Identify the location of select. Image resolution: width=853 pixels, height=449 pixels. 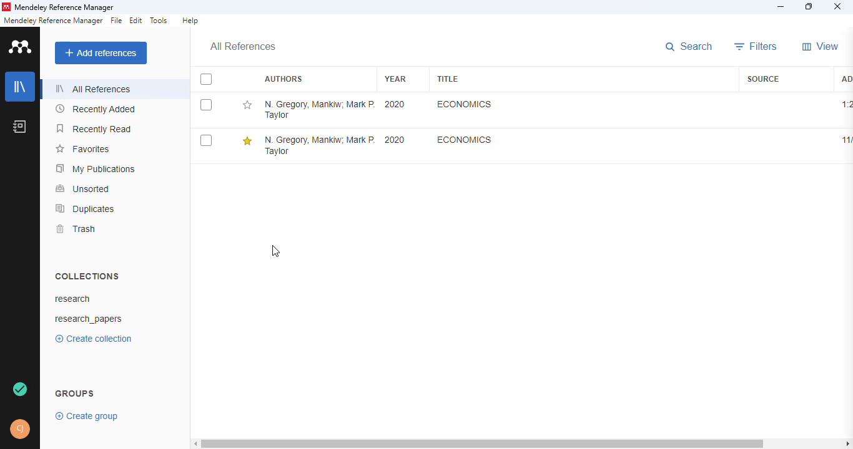
(207, 80).